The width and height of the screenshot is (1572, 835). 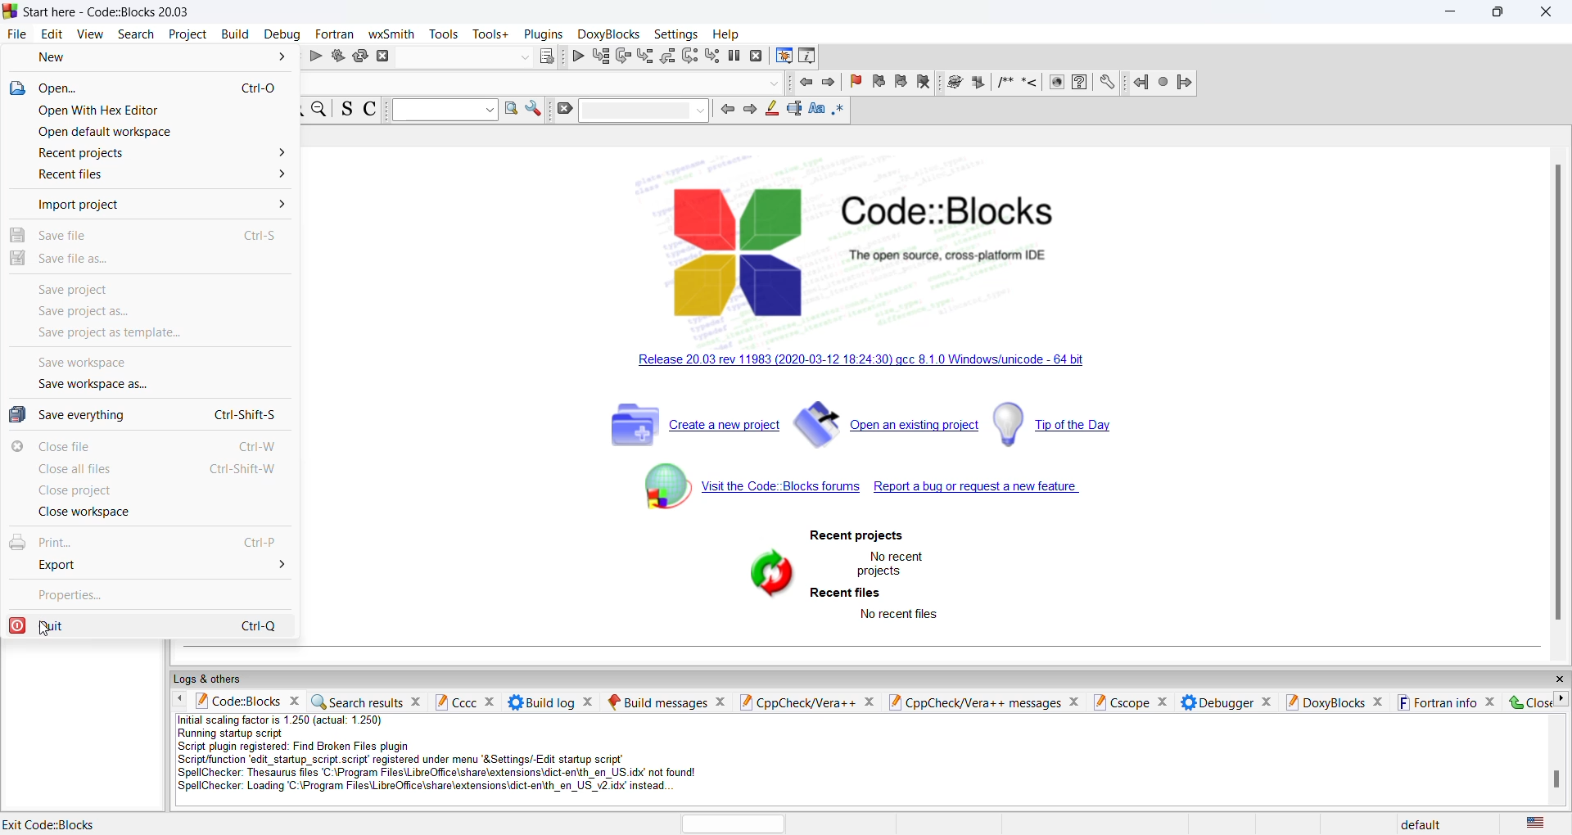 What do you see at coordinates (829, 83) in the screenshot?
I see `jump forward` at bounding box center [829, 83].